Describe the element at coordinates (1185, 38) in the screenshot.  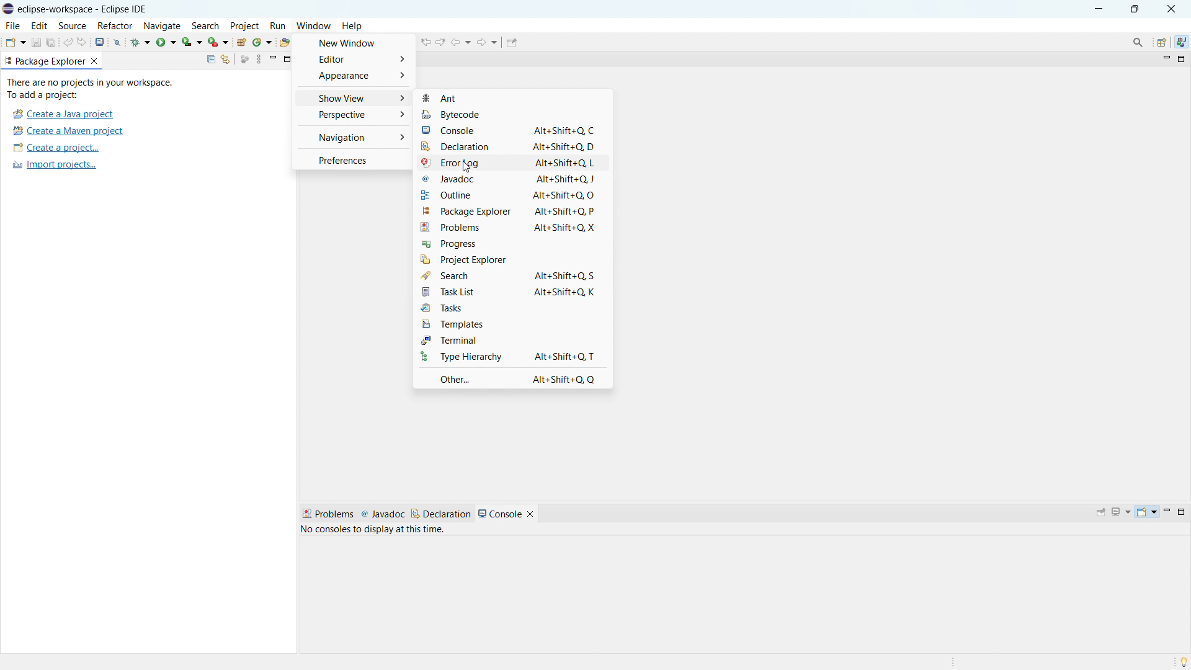
I see `java ` at that location.